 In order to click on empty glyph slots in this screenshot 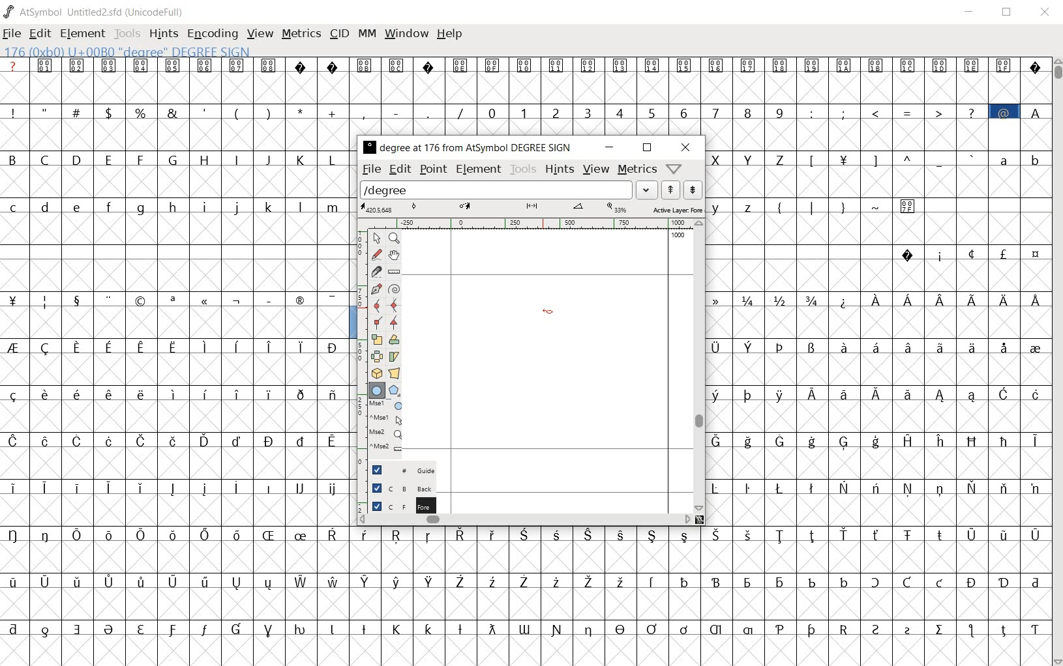, I will do `click(176, 137)`.